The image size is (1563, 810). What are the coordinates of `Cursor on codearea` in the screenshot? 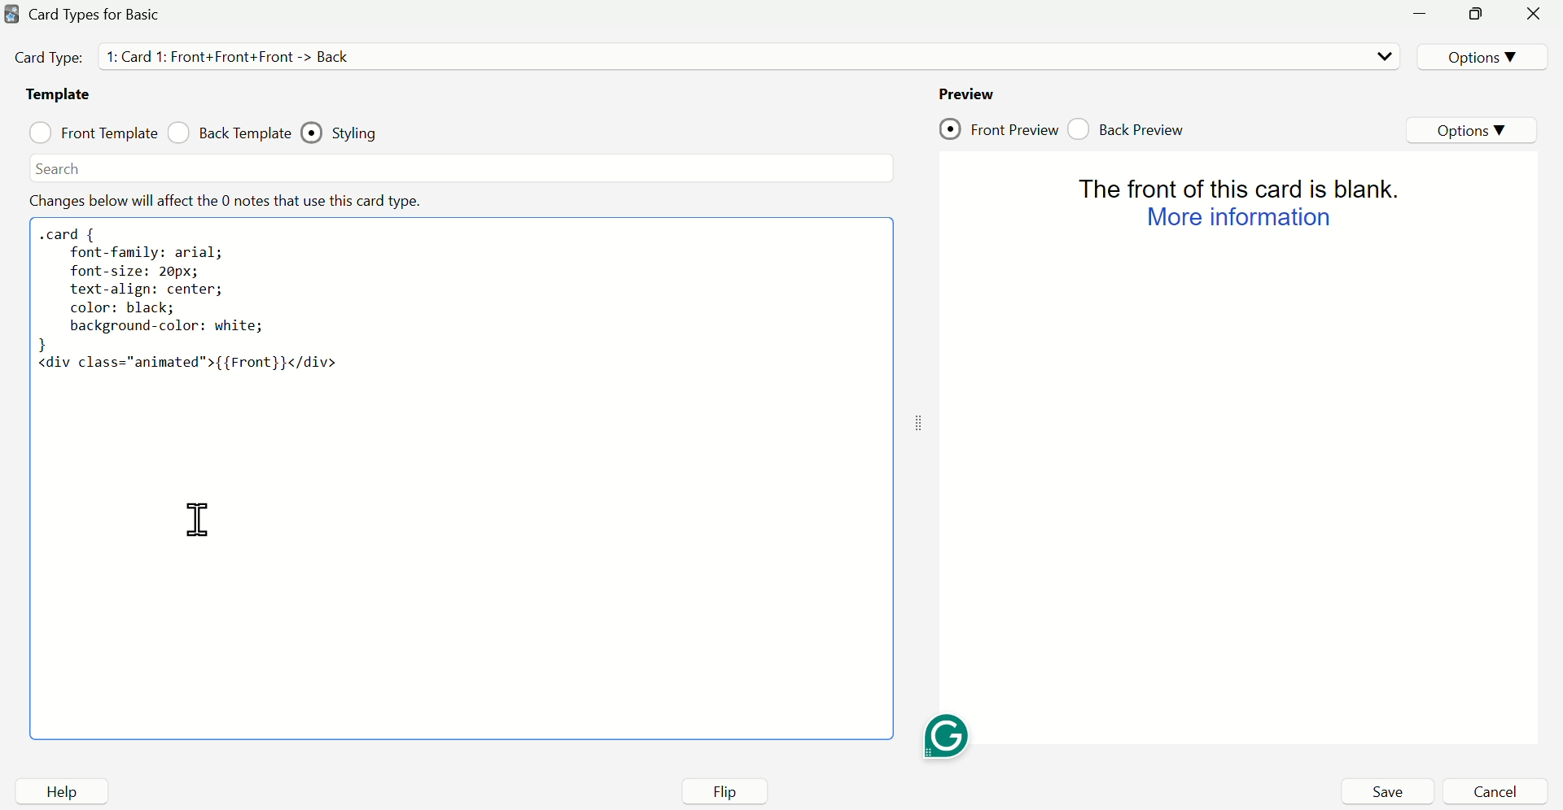 It's located at (199, 517).